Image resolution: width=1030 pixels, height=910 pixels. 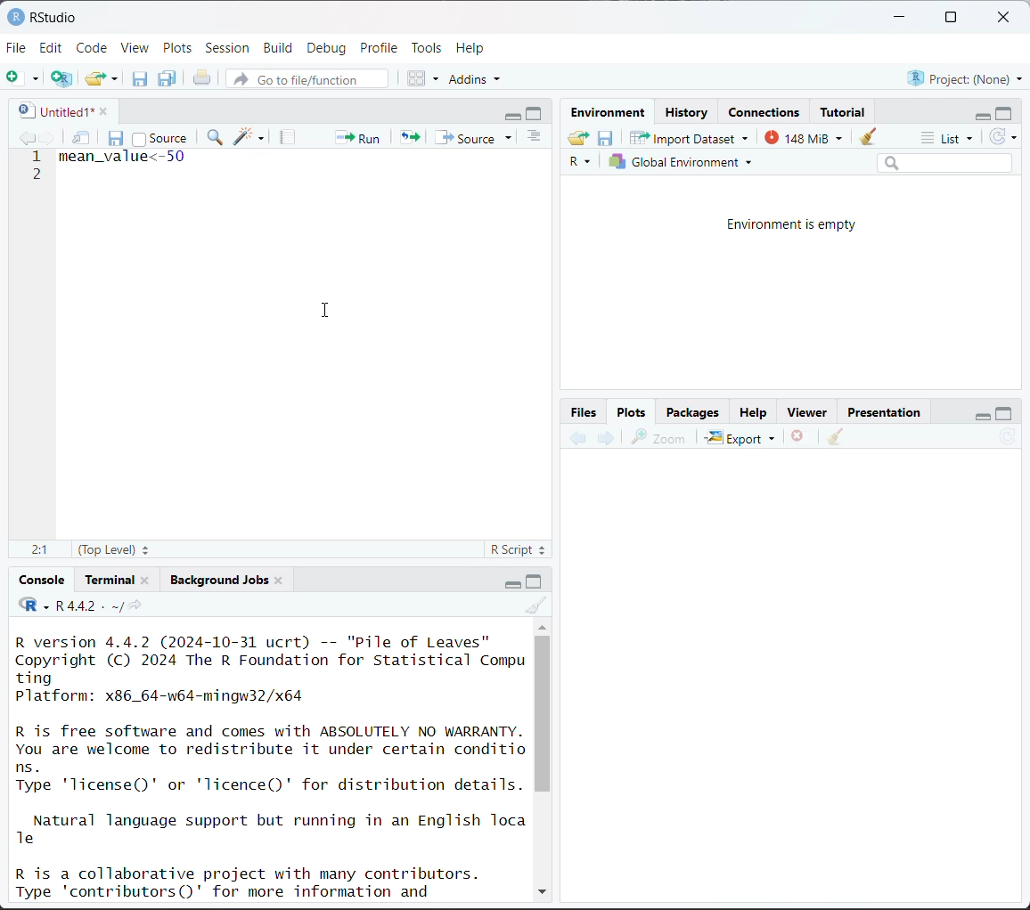 What do you see at coordinates (203, 78) in the screenshot?
I see `print the current file` at bounding box center [203, 78].